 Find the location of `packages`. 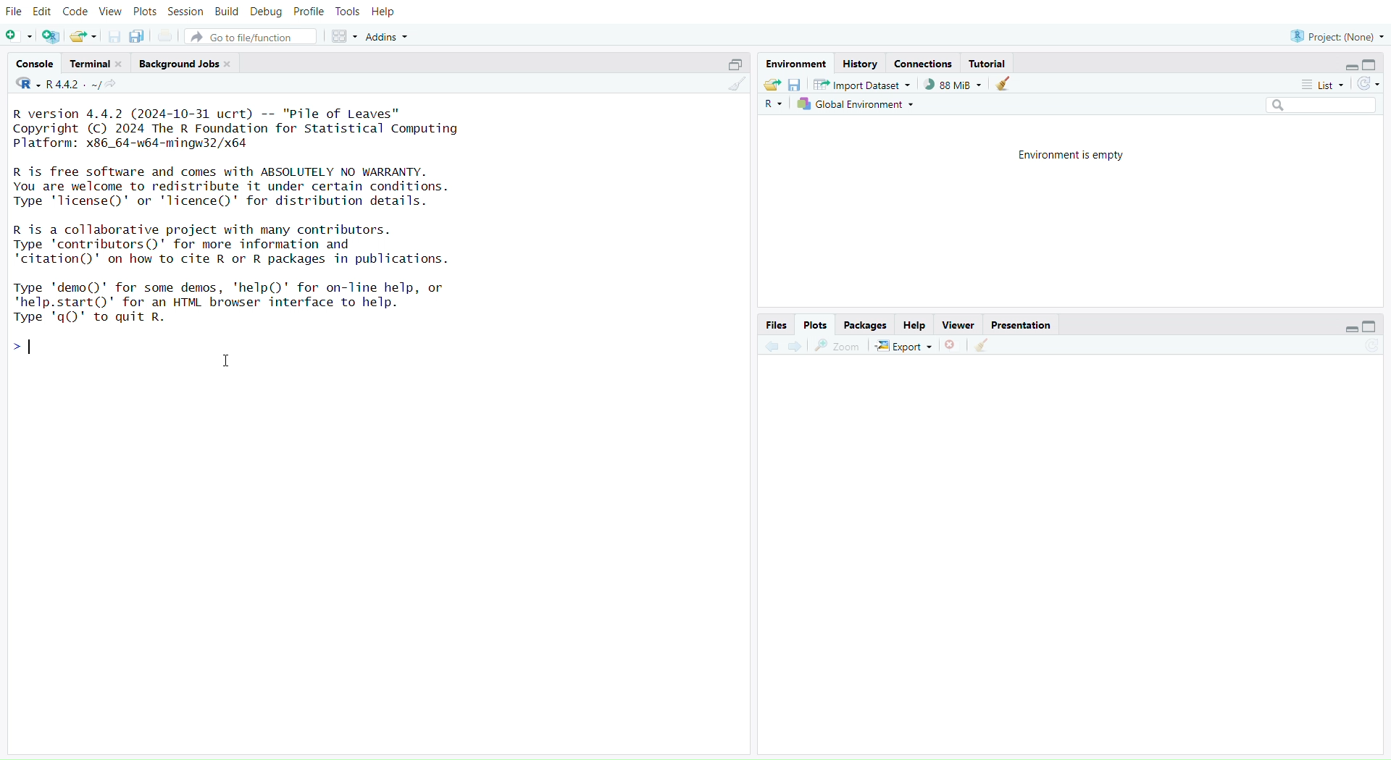

packages is located at coordinates (866, 326).